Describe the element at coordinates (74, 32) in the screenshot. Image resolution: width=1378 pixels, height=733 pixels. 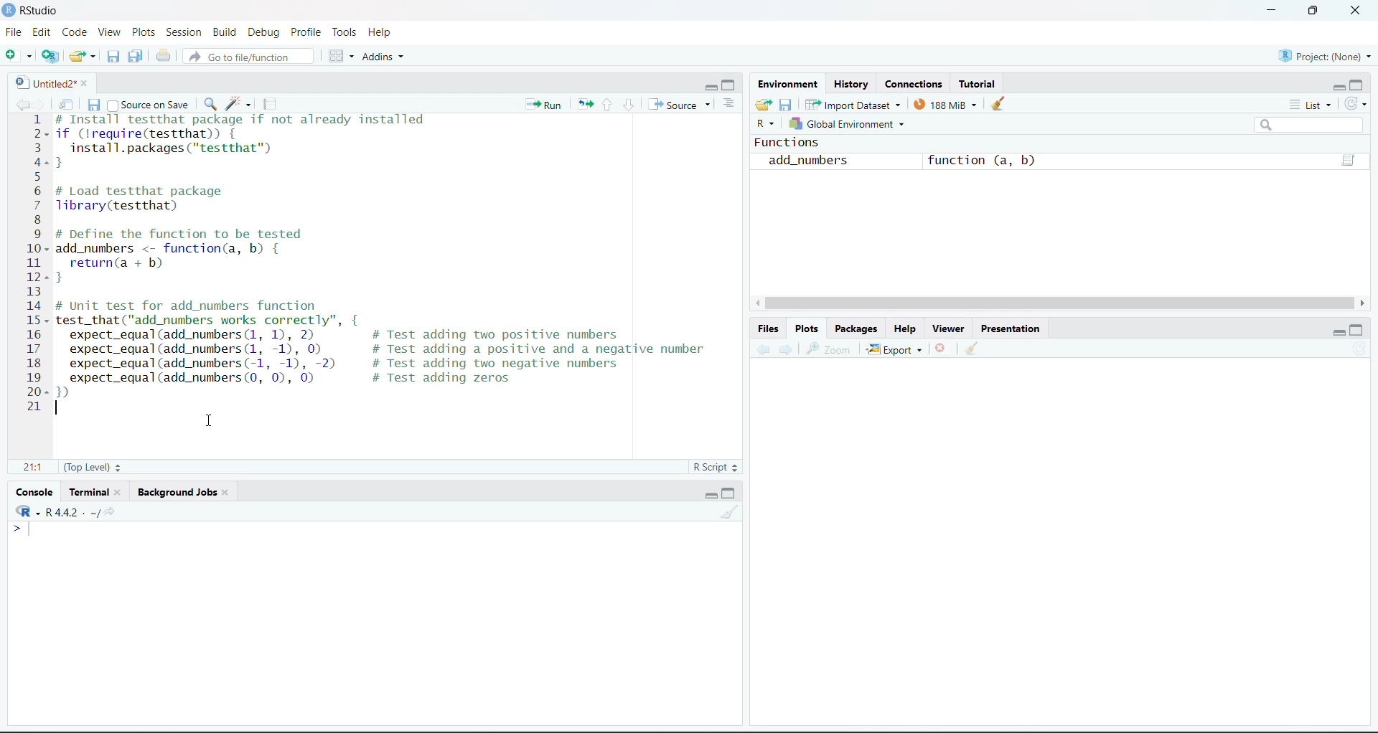
I see `Code` at that location.